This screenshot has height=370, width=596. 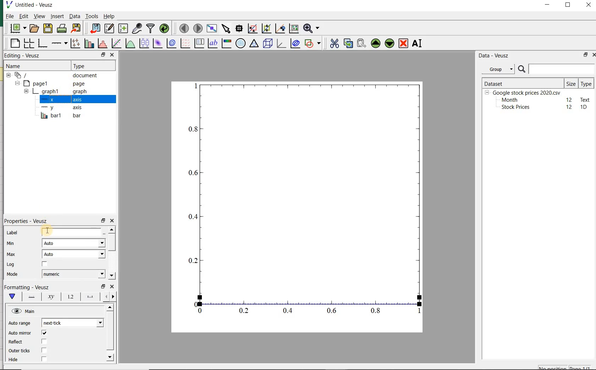 I want to click on close, so click(x=589, y=5).